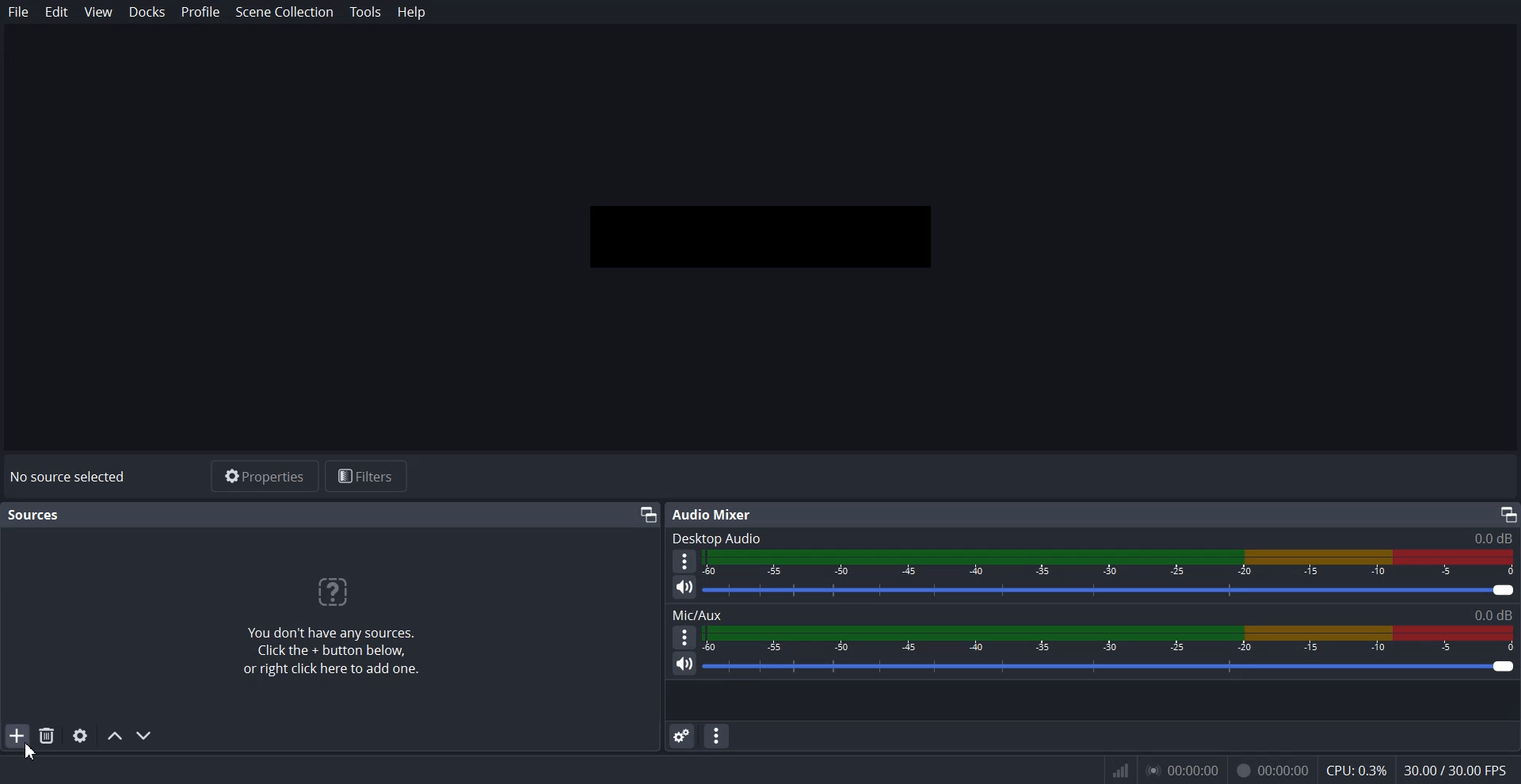 Image resolution: width=1521 pixels, height=784 pixels. What do you see at coordinates (145, 735) in the screenshot?
I see `Move Source down` at bounding box center [145, 735].